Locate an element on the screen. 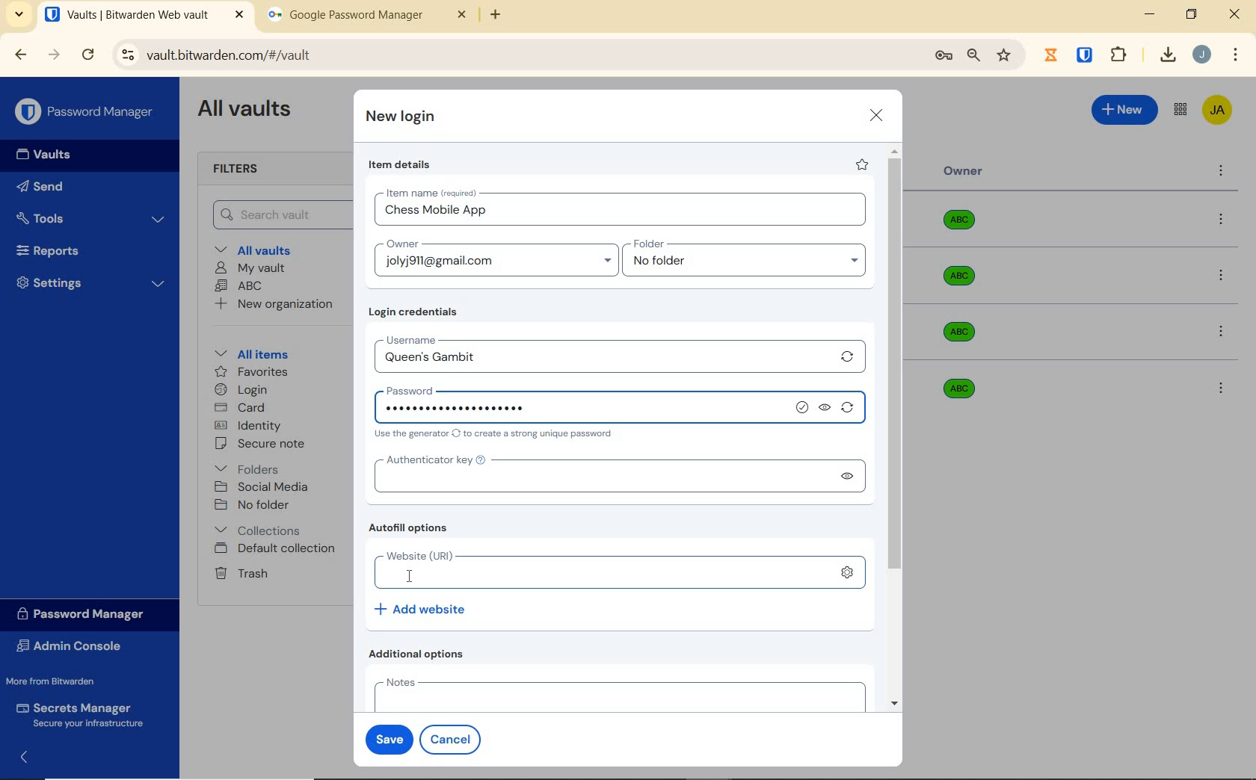 The width and height of the screenshot is (1256, 780). notes is located at coordinates (616, 693).